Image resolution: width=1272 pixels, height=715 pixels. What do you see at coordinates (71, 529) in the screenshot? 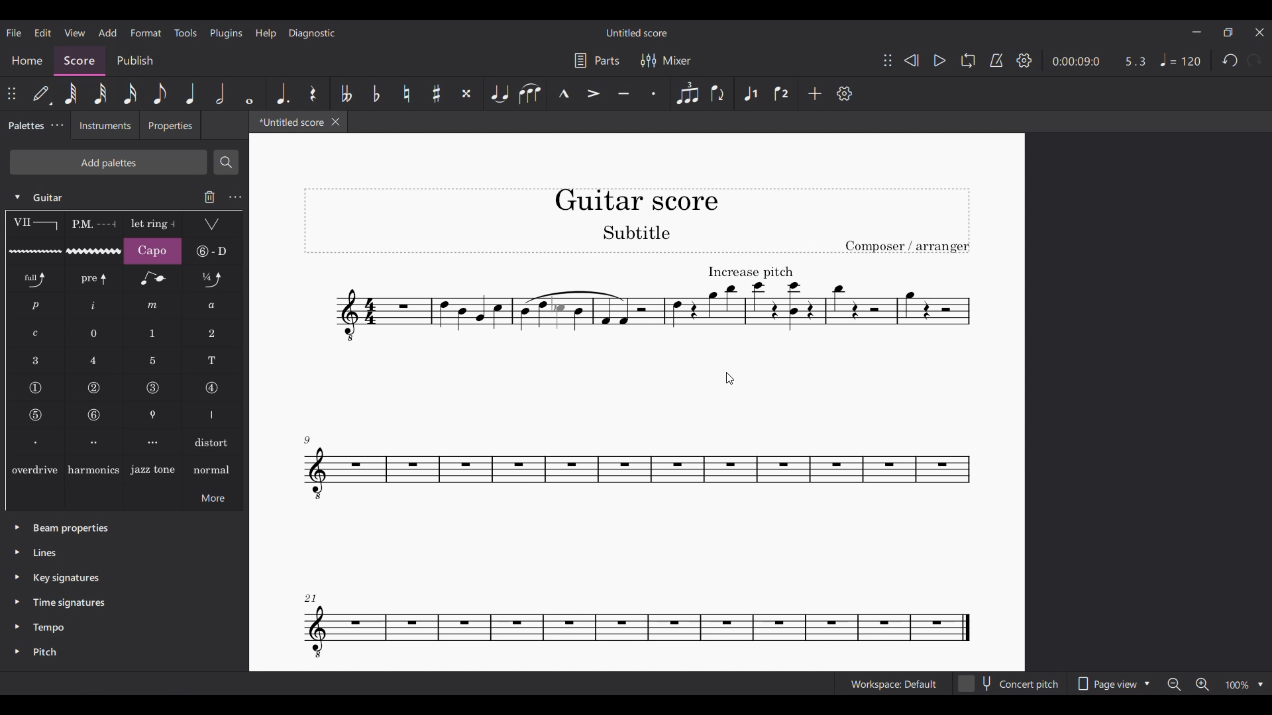
I see `Beam properties palette` at bounding box center [71, 529].